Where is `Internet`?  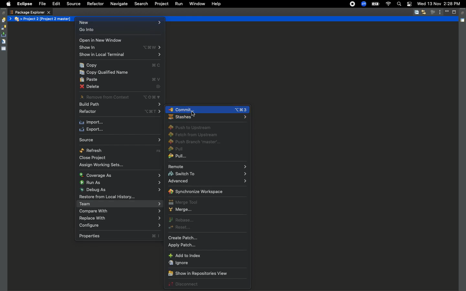
Internet is located at coordinates (388, 4).